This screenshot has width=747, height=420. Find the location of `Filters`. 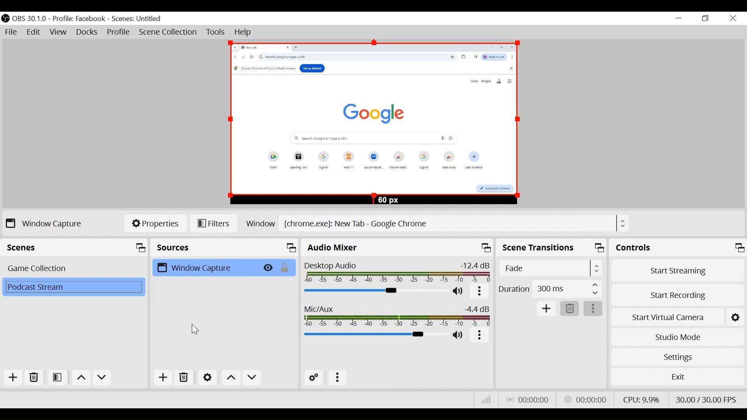

Filters is located at coordinates (213, 223).